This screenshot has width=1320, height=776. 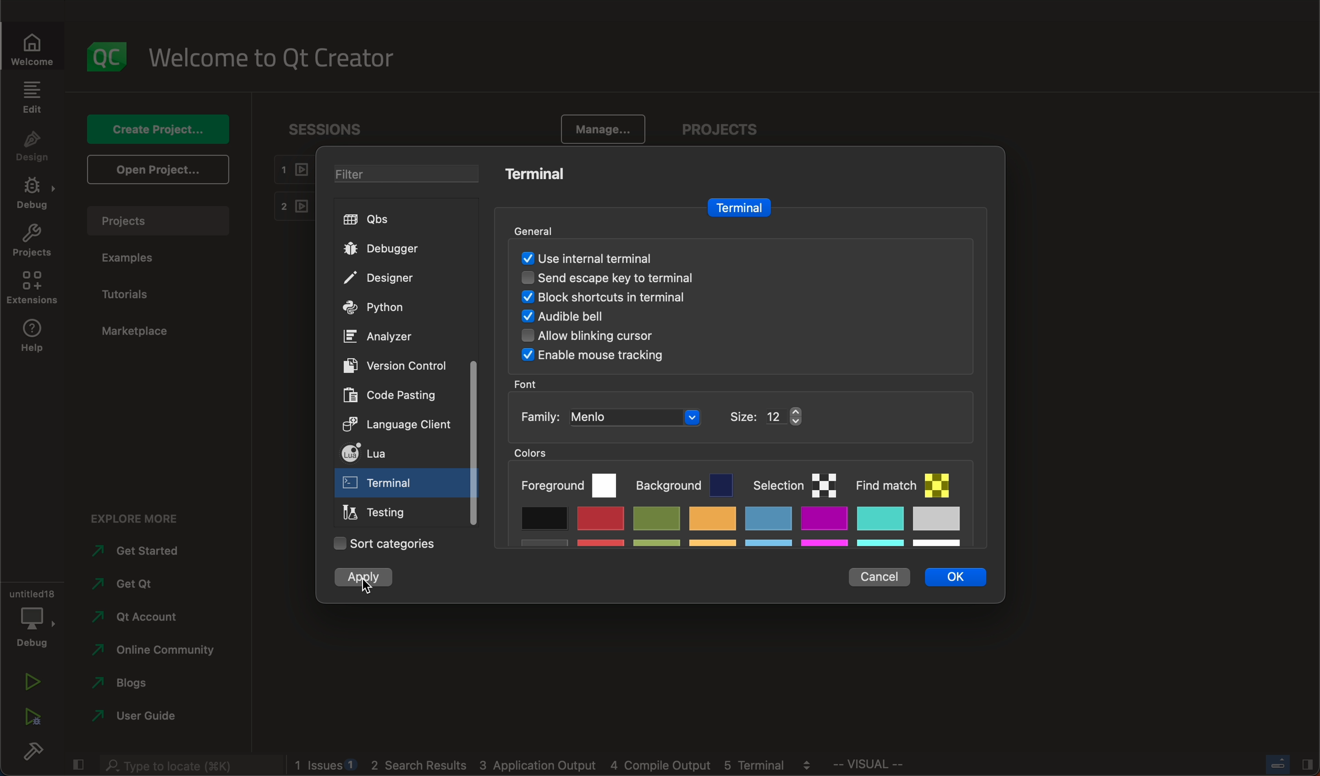 What do you see at coordinates (905, 767) in the screenshot?
I see `visual` at bounding box center [905, 767].